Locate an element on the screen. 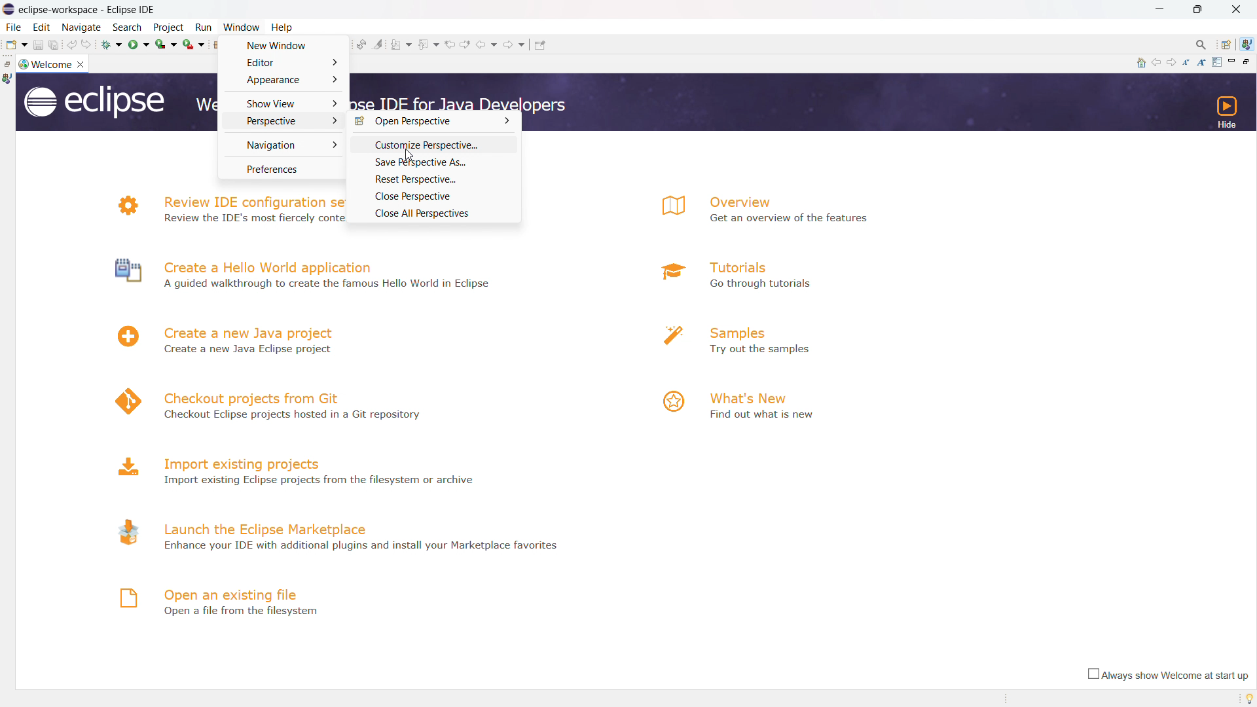  always show welcome at start up is located at coordinates (1165, 675).